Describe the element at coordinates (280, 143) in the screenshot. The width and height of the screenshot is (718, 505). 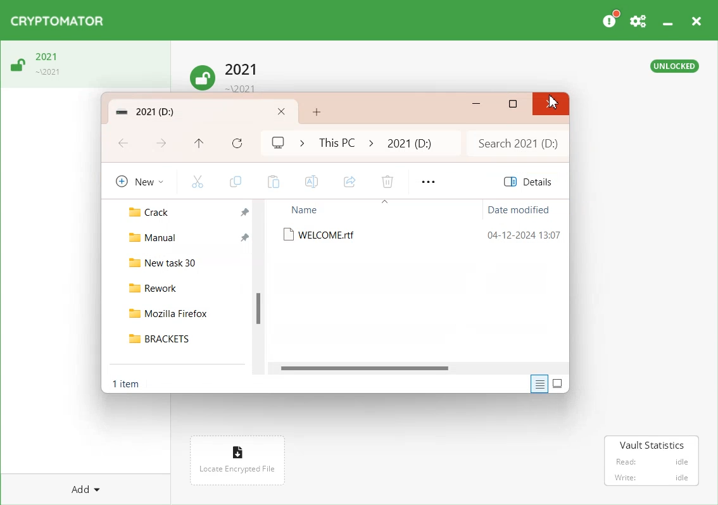
I see `My computer` at that location.